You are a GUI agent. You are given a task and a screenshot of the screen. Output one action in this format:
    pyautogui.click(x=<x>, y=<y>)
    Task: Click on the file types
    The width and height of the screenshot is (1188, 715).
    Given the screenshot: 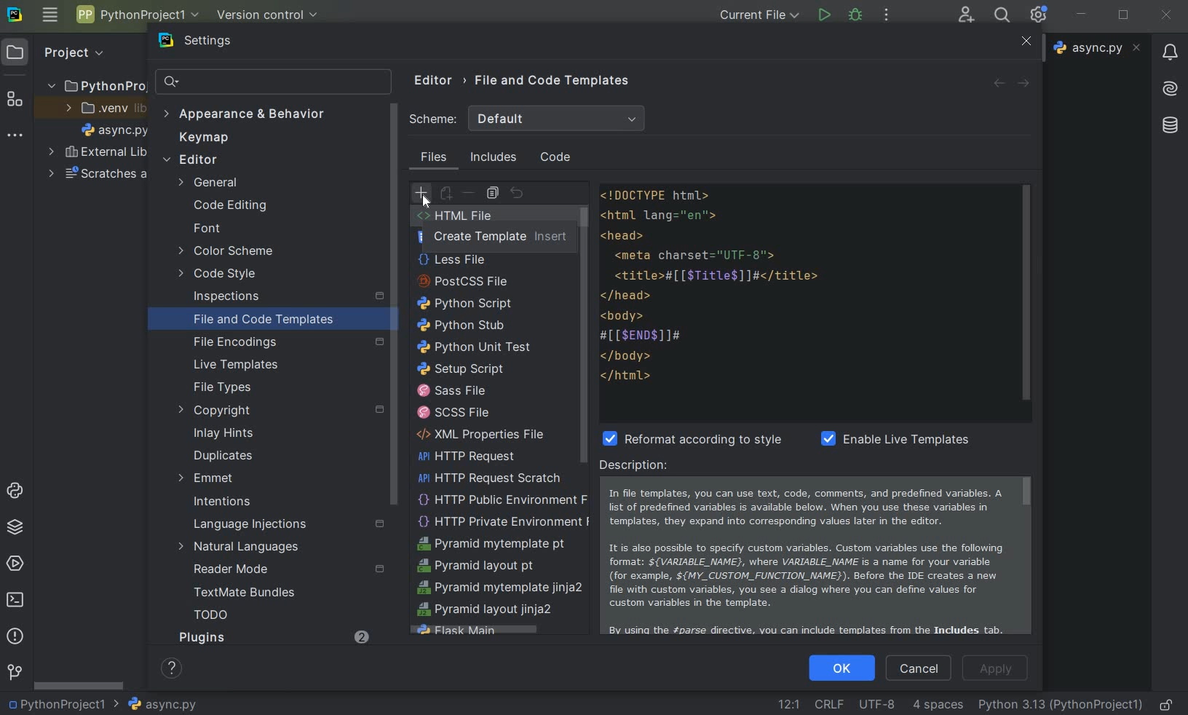 What is the action you would take?
    pyautogui.click(x=243, y=387)
    